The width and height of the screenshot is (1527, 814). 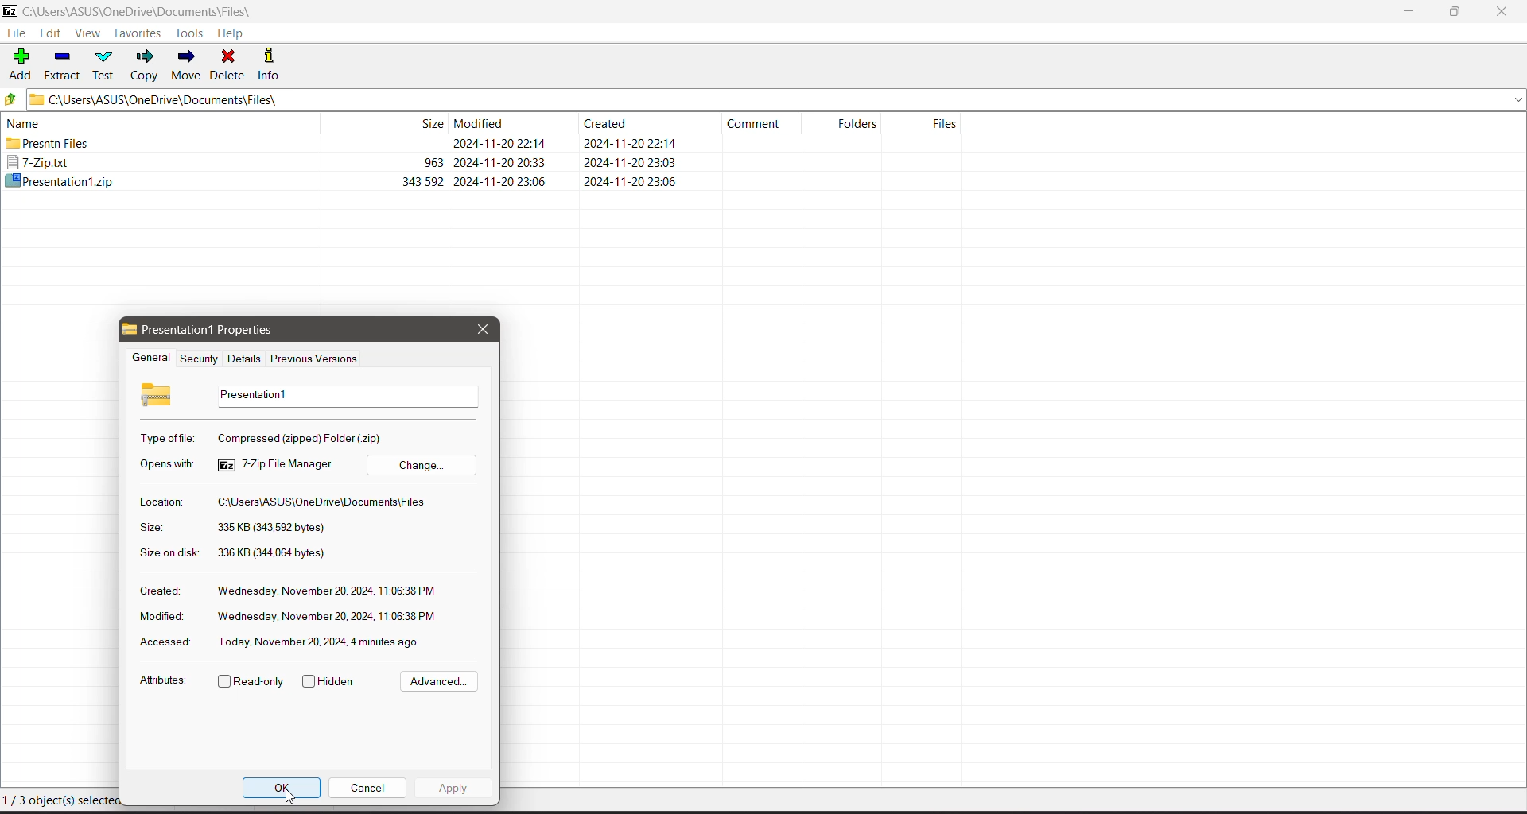 I want to click on Click to apply the changes made, so click(x=454, y=789).